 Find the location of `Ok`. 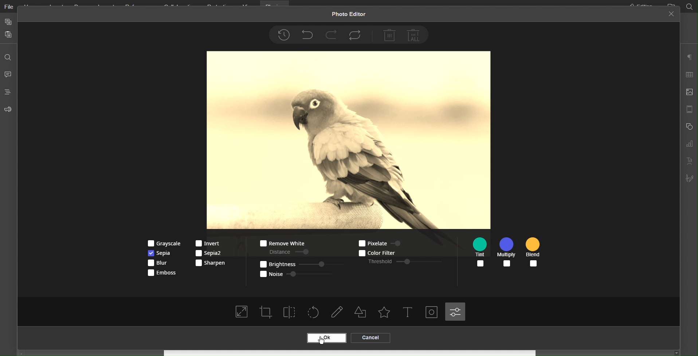

Ok is located at coordinates (326, 338).